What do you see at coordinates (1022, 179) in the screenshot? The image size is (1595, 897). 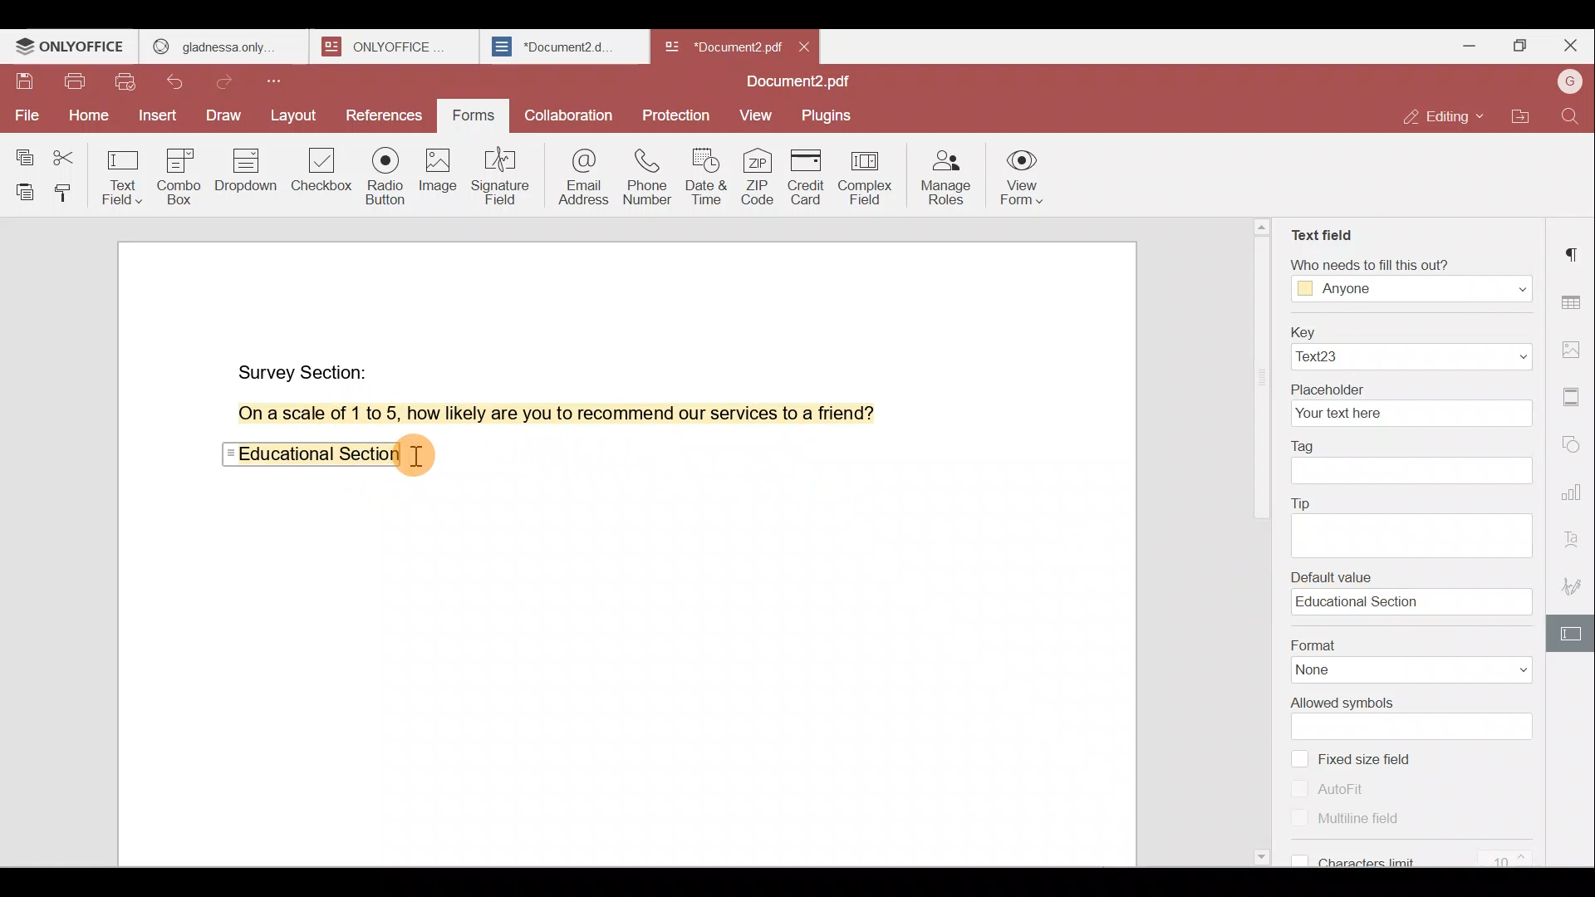 I see `View form` at bounding box center [1022, 179].